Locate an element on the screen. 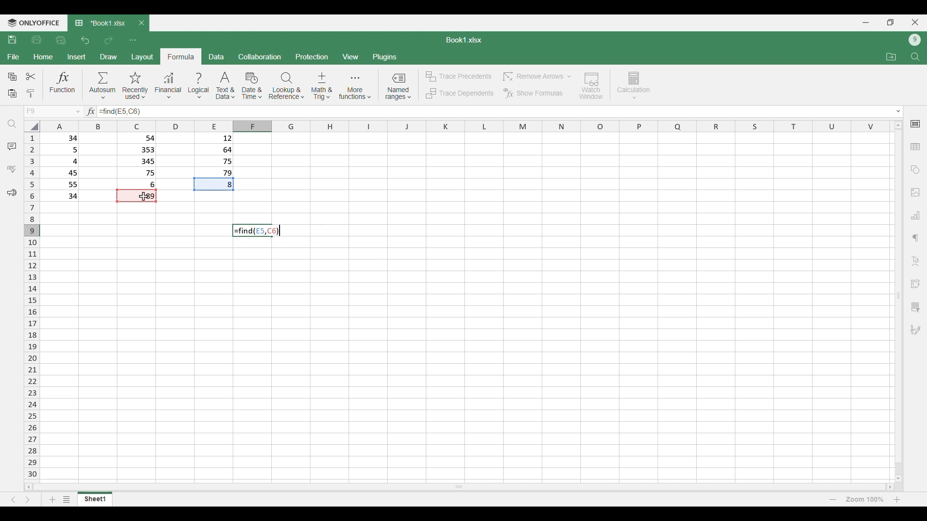 This screenshot has width=927, height=521. Math and trig is located at coordinates (322, 86).